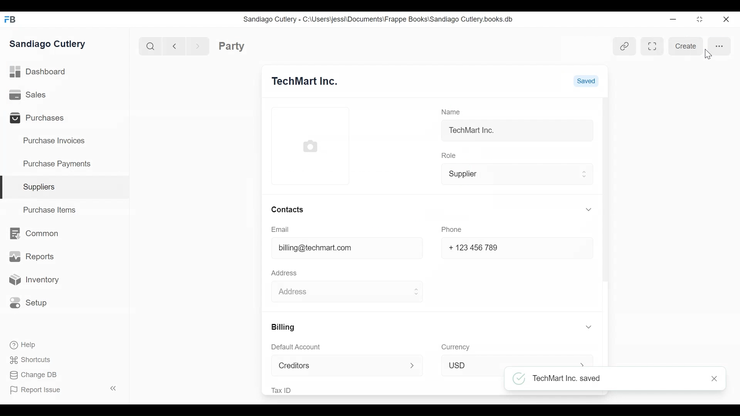  What do you see at coordinates (708, 57) in the screenshot?
I see `Cursor` at bounding box center [708, 57].